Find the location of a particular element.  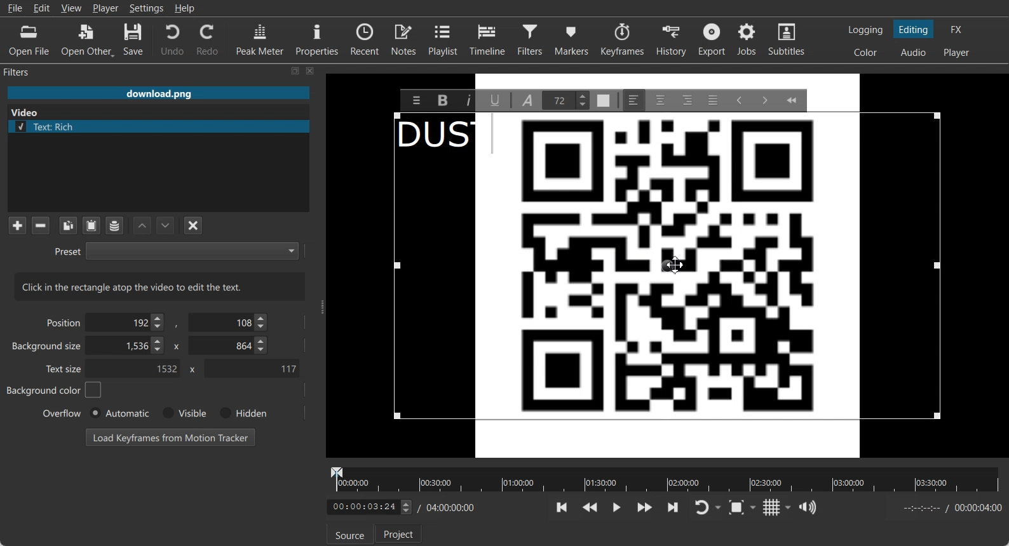

Text is located at coordinates (435, 137).